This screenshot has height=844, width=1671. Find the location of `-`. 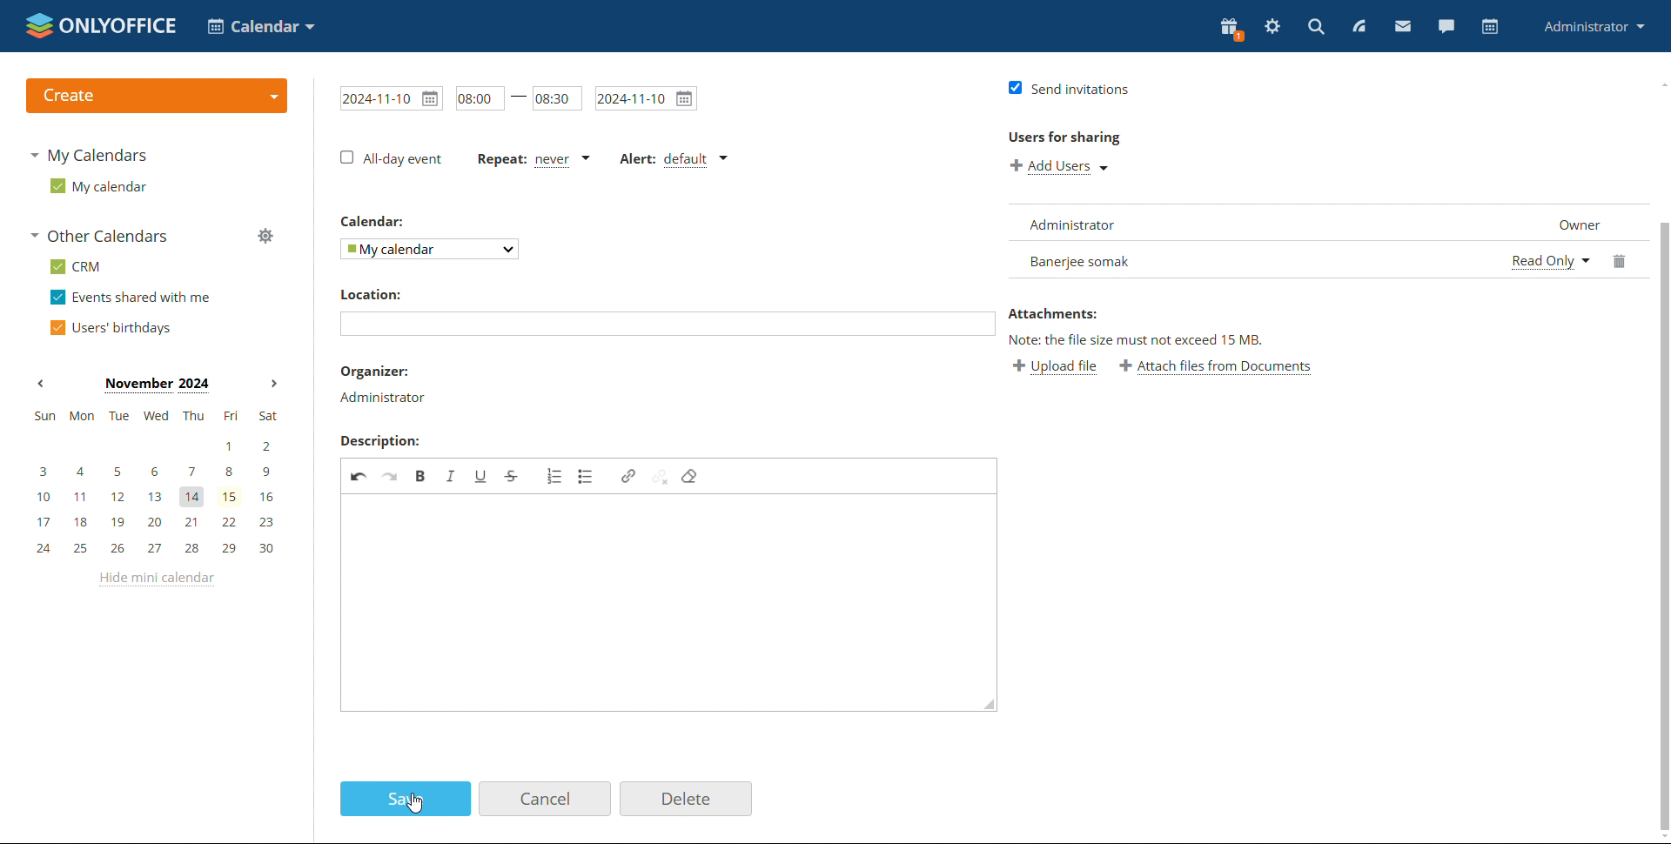

- is located at coordinates (519, 102).